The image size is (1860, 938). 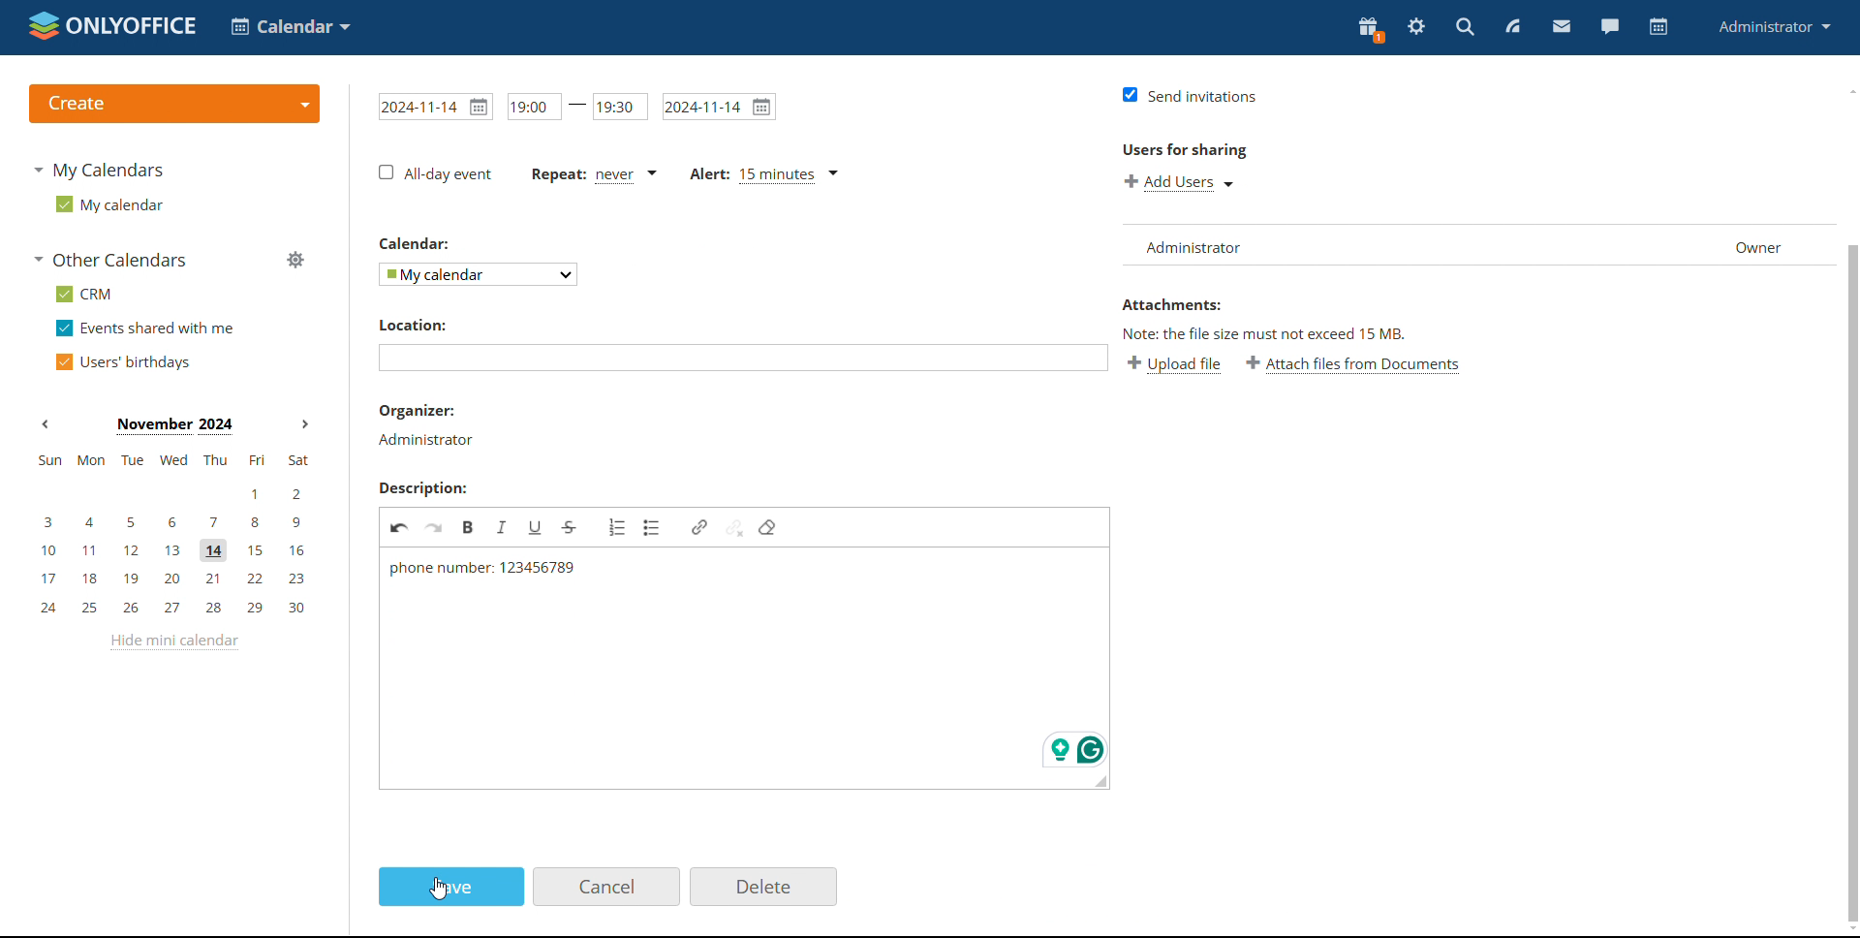 What do you see at coordinates (108, 260) in the screenshot?
I see `other calendars` at bounding box center [108, 260].